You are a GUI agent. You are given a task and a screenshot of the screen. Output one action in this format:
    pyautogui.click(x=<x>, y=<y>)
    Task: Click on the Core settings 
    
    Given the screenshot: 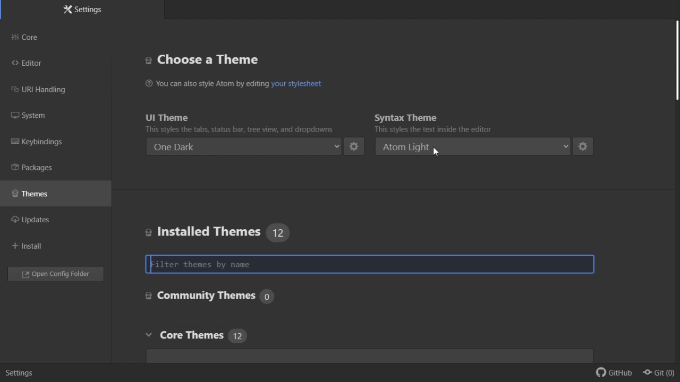 What is the action you would take?
    pyautogui.click(x=216, y=297)
    